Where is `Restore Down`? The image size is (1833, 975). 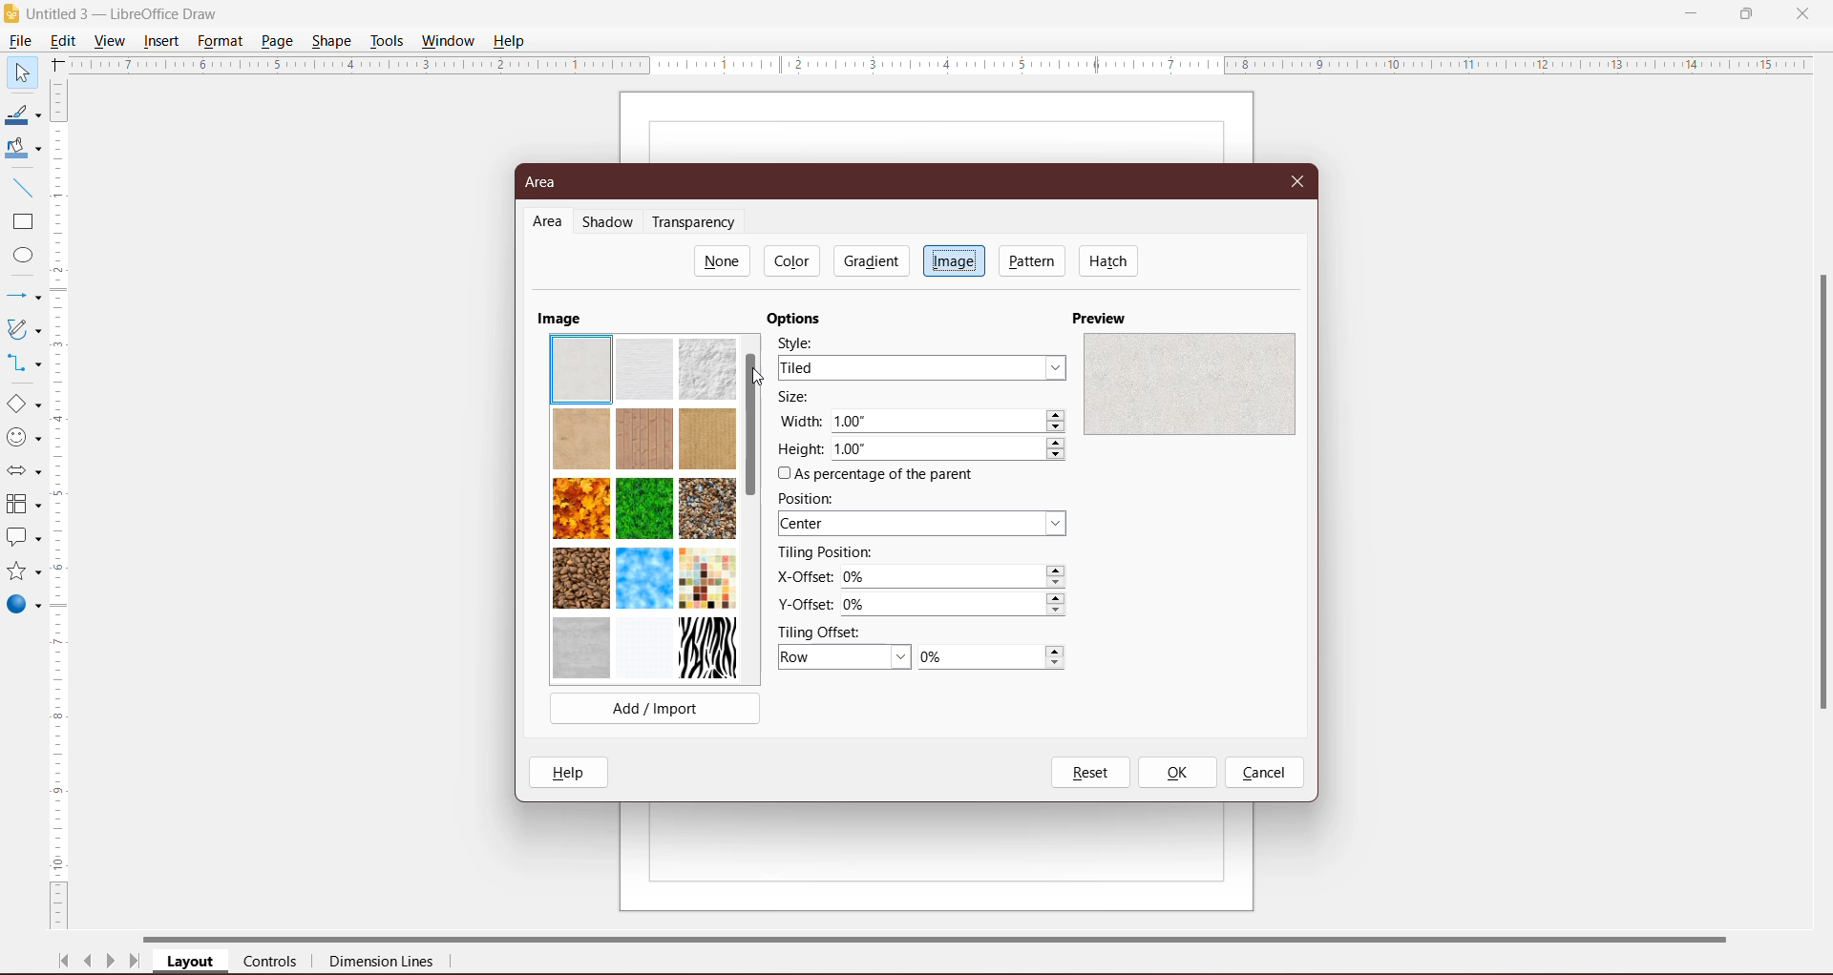 Restore Down is located at coordinates (1746, 12).